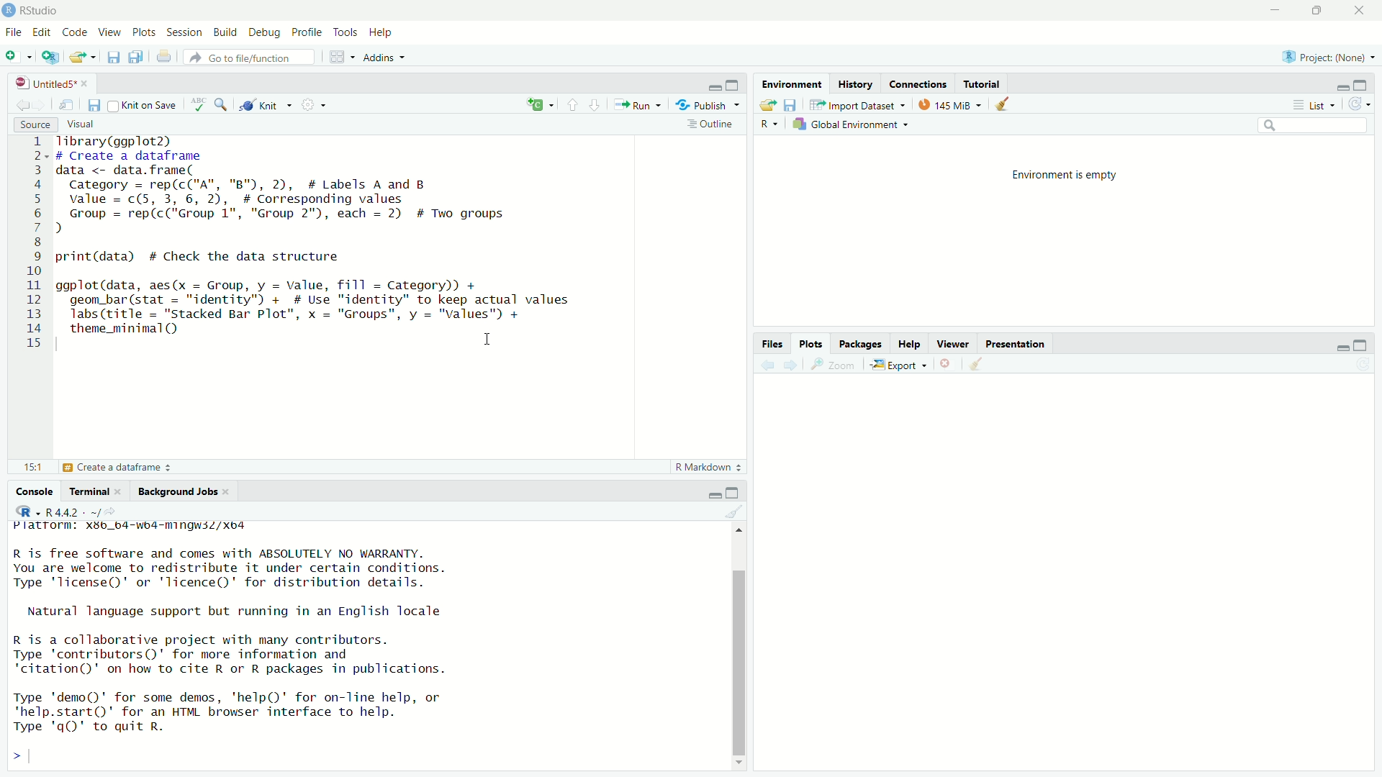 This screenshot has height=777, width=1382. Describe the element at coordinates (902, 363) in the screenshot. I see `Export` at that location.